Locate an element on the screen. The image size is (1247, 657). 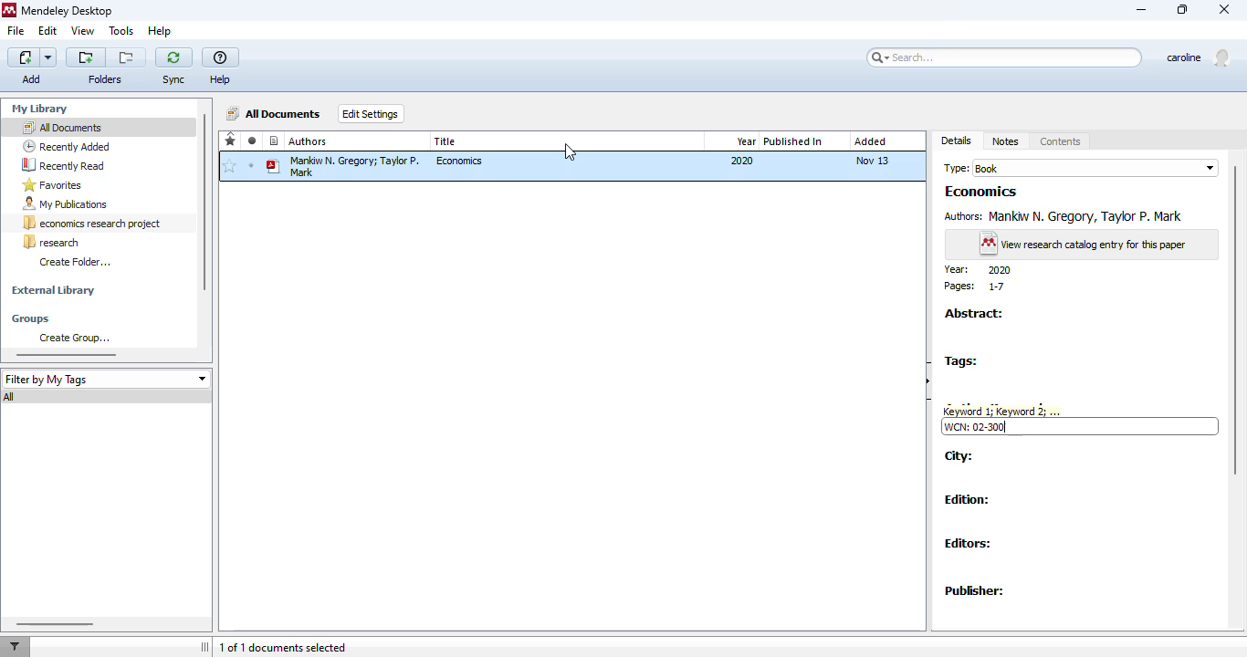
research is located at coordinates (51, 242).